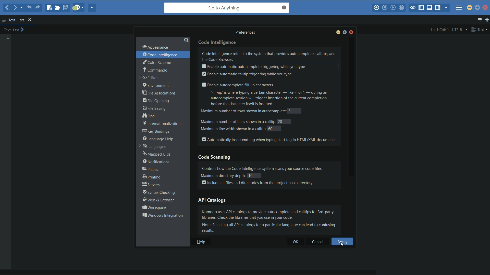 The width and height of the screenshot is (490, 275). Describe the element at coordinates (194, 272) in the screenshot. I see `horizontal scroll bar` at that location.